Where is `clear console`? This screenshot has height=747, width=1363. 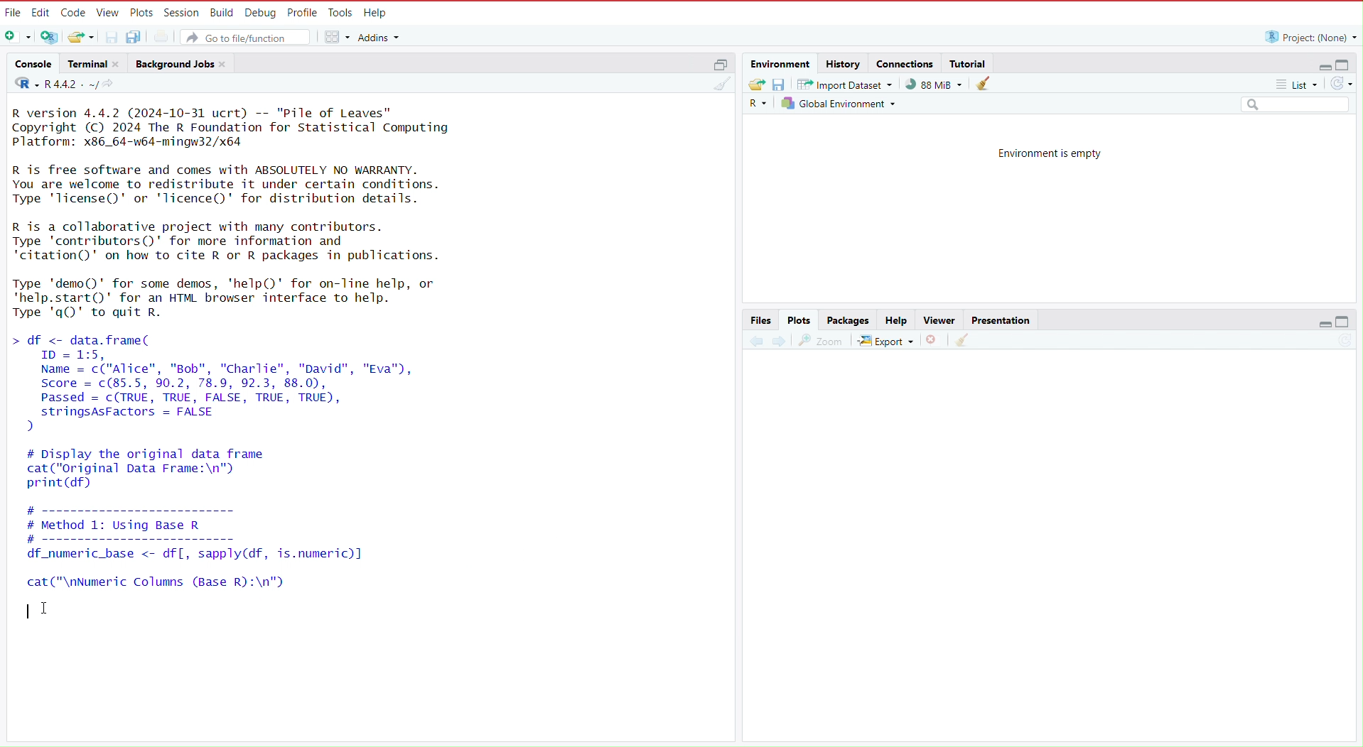 clear console is located at coordinates (719, 83).